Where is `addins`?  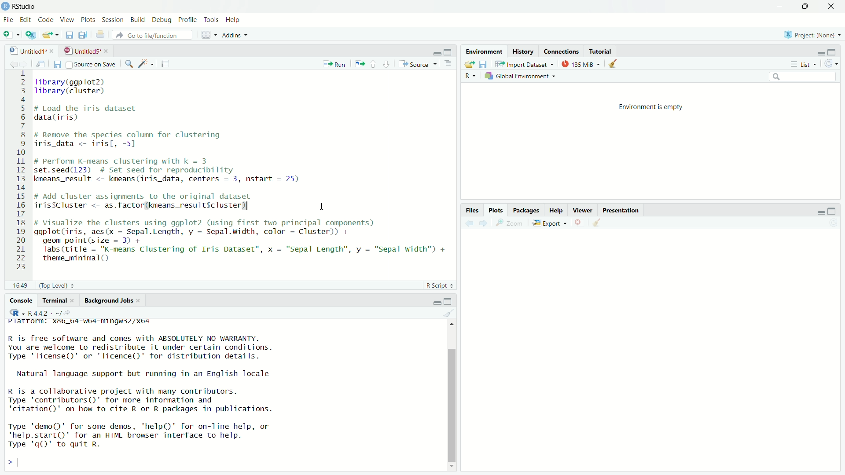
addins is located at coordinates (235, 35).